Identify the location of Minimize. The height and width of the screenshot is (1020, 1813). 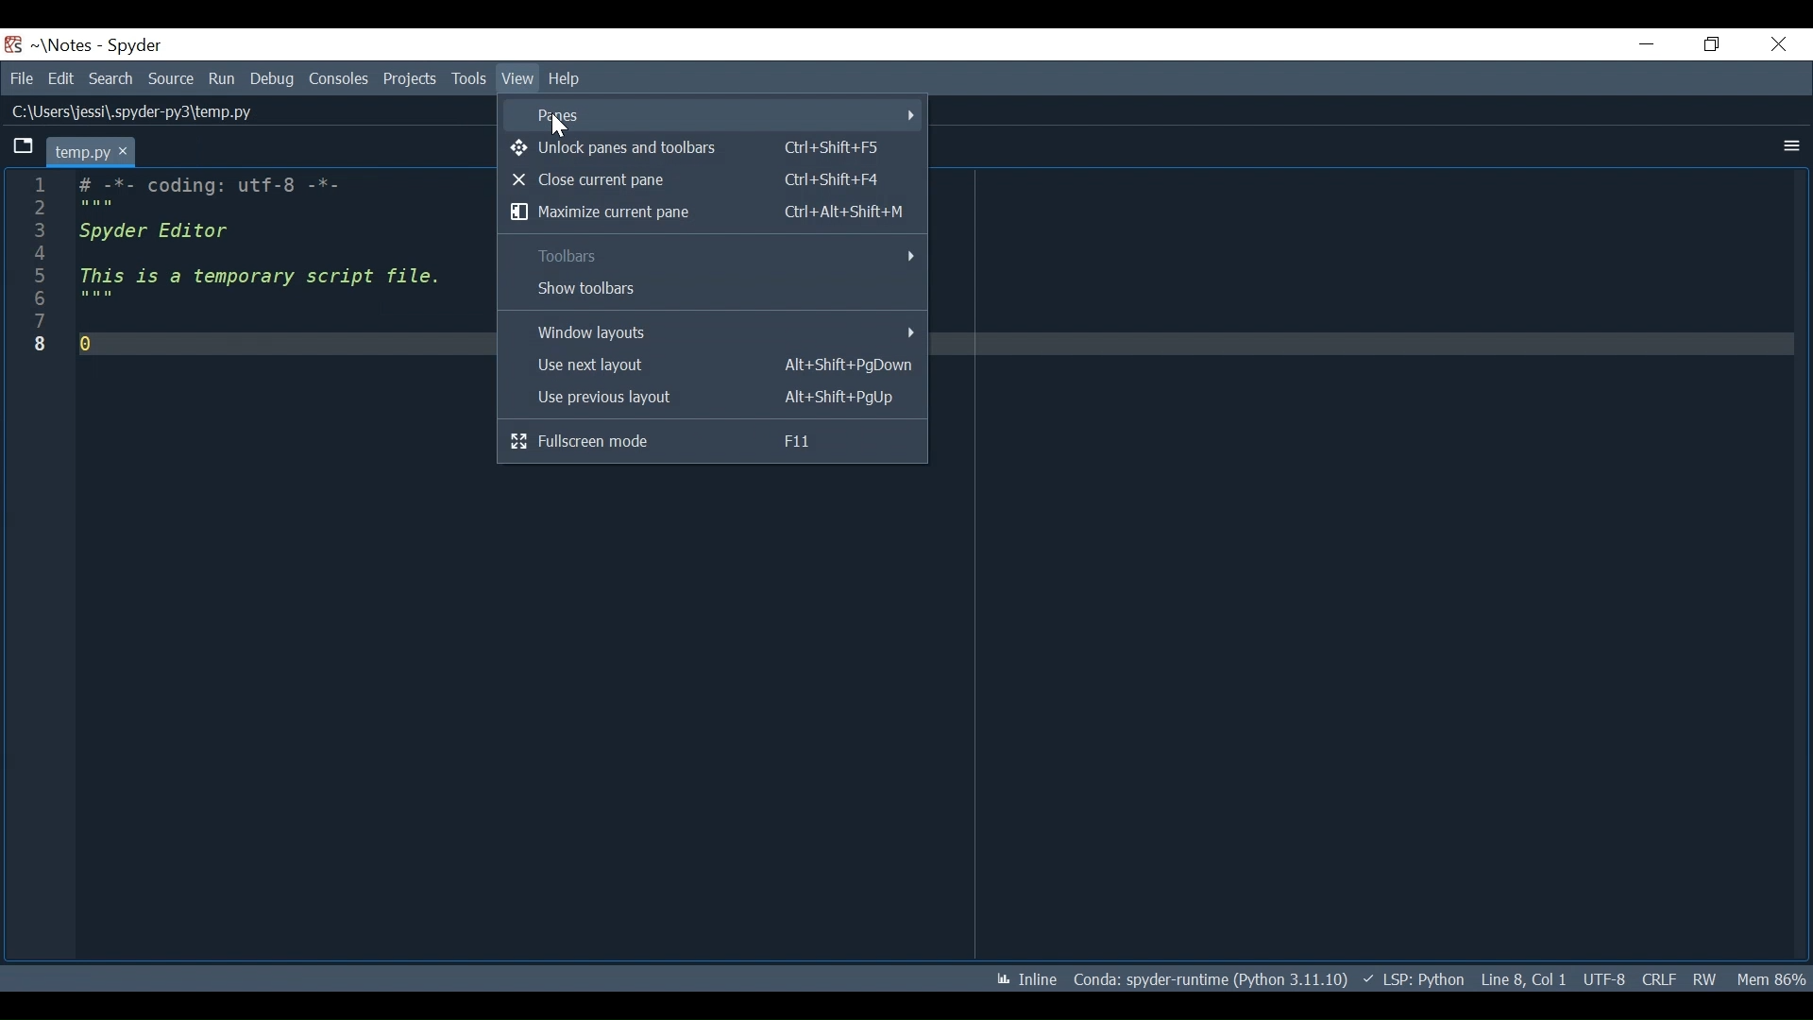
(1648, 42).